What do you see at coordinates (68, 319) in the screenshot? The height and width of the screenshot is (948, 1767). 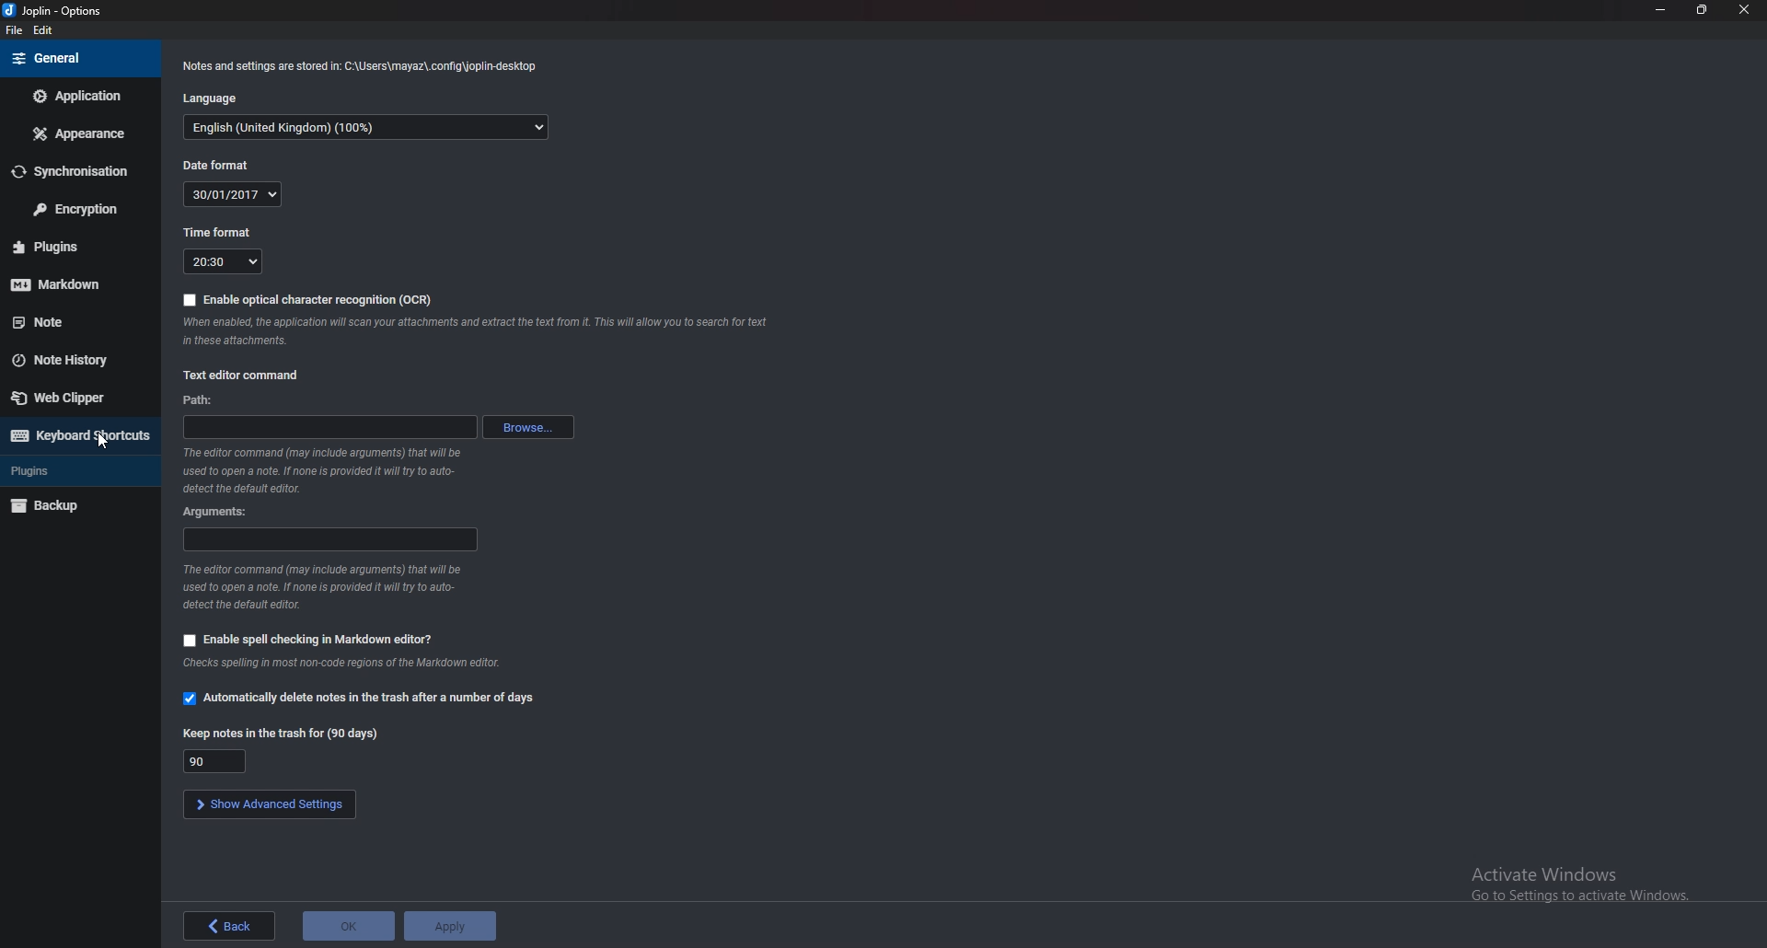 I see `Note` at bounding box center [68, 319].